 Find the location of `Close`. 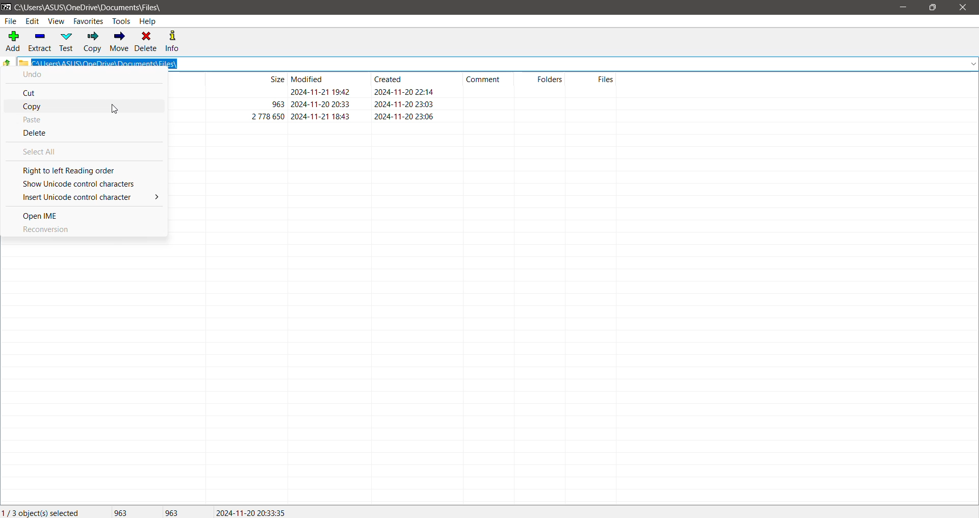

Close is located at coordinates (965, 8).